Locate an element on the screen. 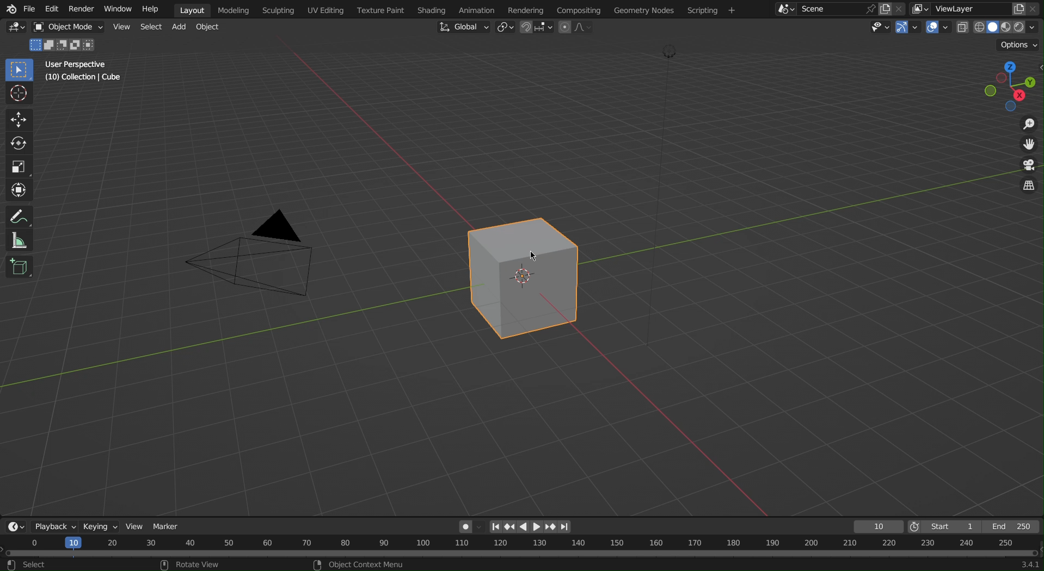 Image resolution: width=1044 pixels, height=571 pixels. Proportional Editing is located at coordinates (576, 27).